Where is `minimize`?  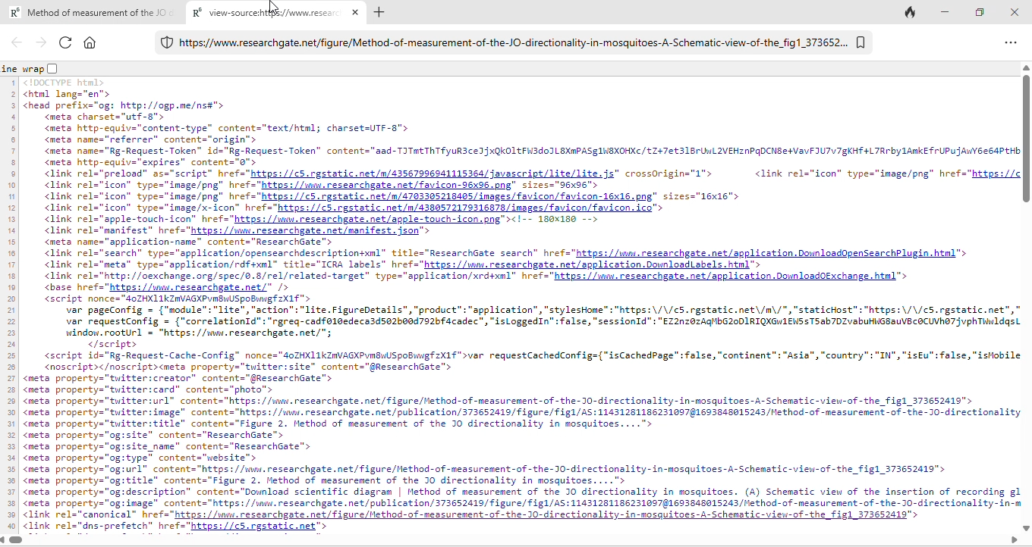 minimize is located at coordinates (944, 11).